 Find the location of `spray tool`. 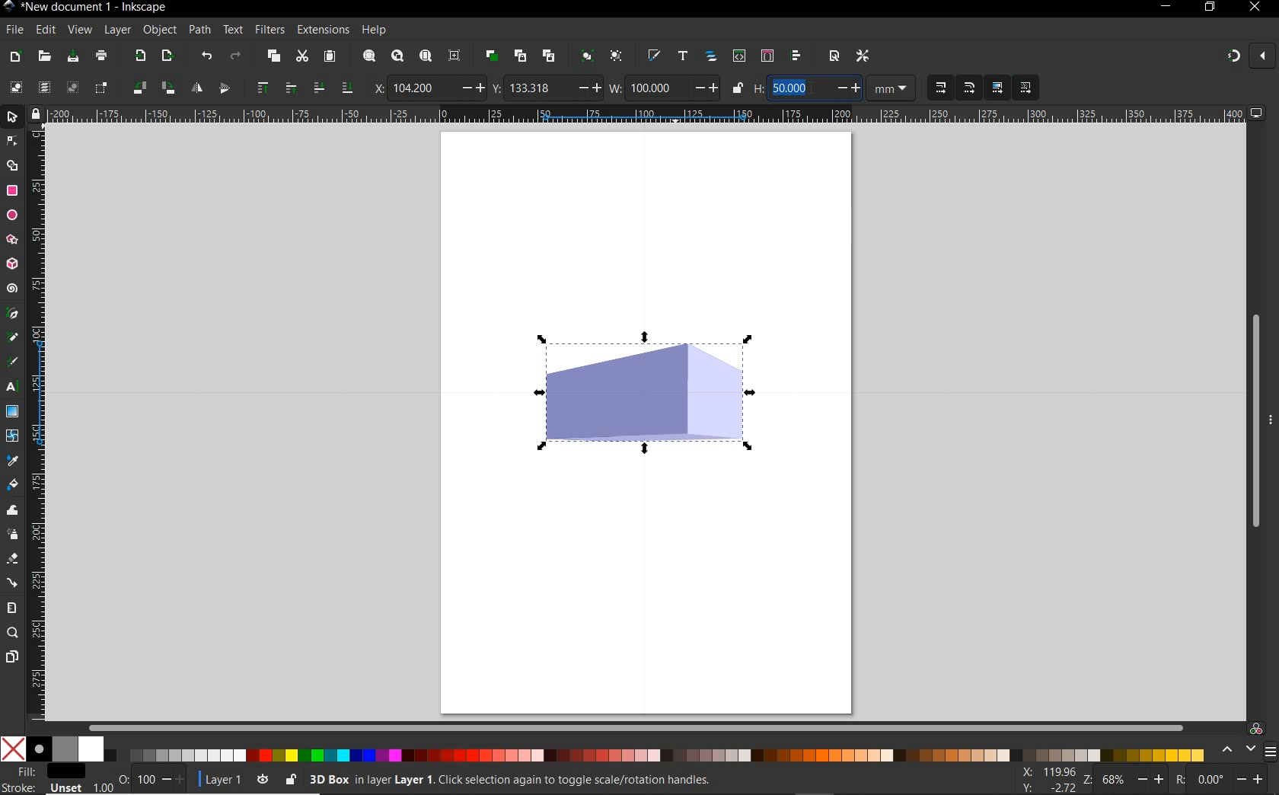

spray tool is located at coordinates (14, 534).